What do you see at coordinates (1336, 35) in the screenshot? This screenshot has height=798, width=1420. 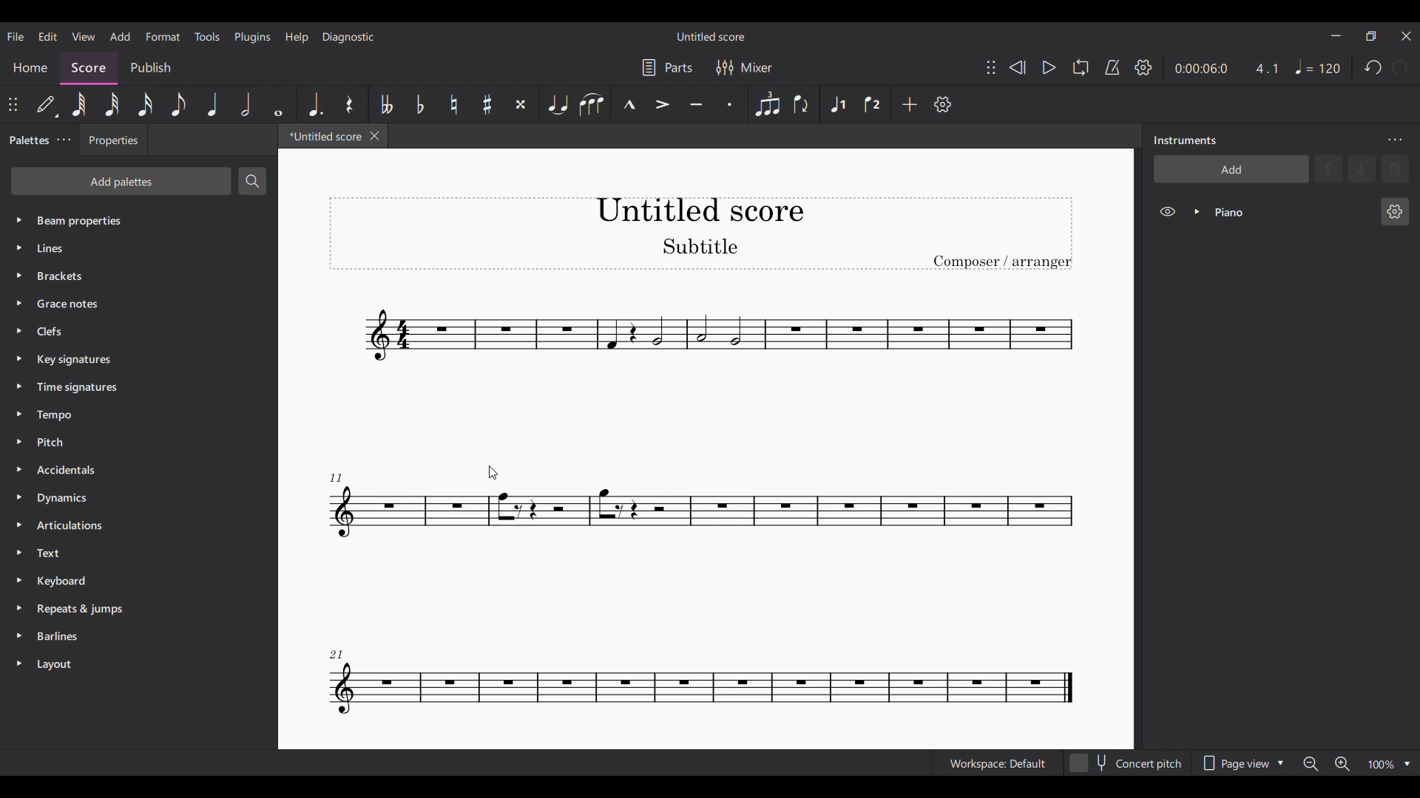 I see `Minimize` at bounding box center [1336, 35].